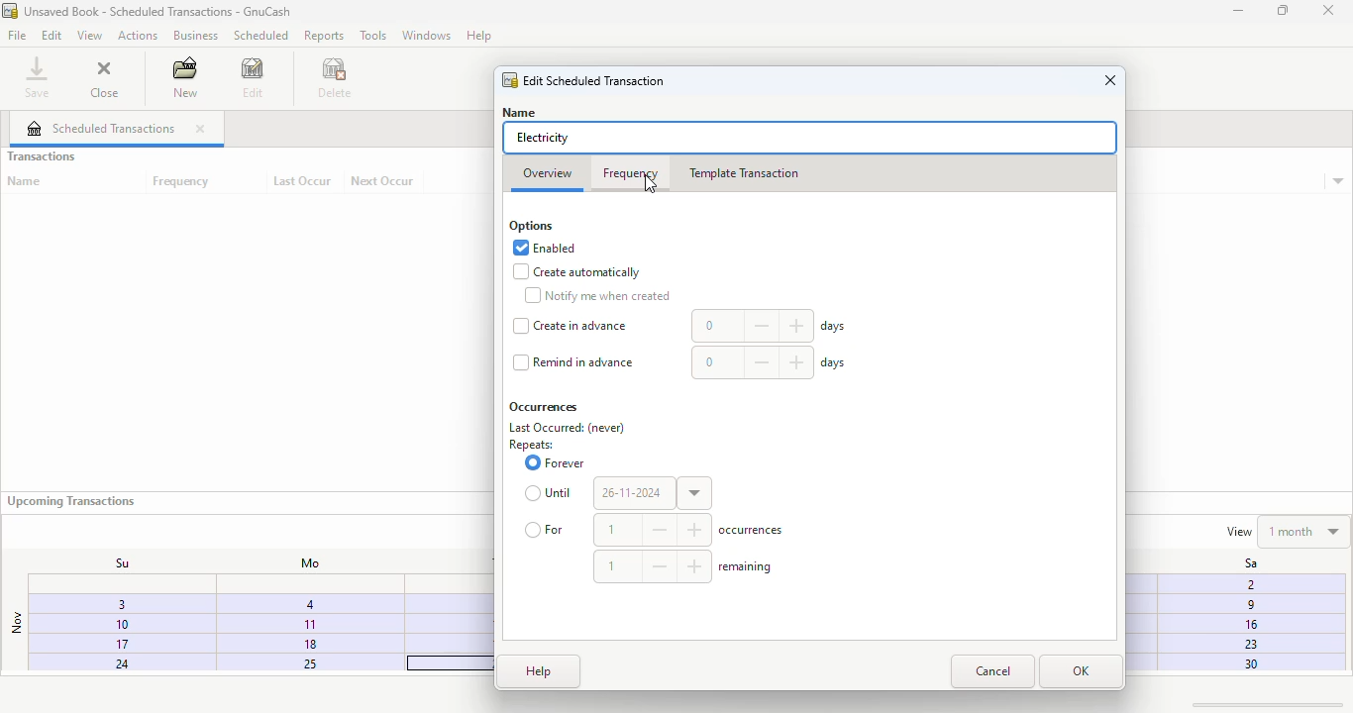  What do you see at coordinates (1283, 10) in the screenshot?
I see `maximize` at bounding box center [1283, 10].